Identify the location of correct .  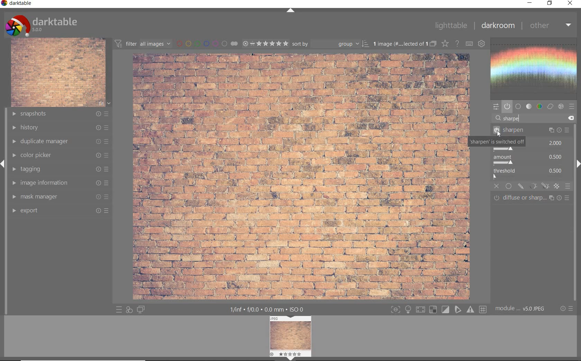
(550, 107).